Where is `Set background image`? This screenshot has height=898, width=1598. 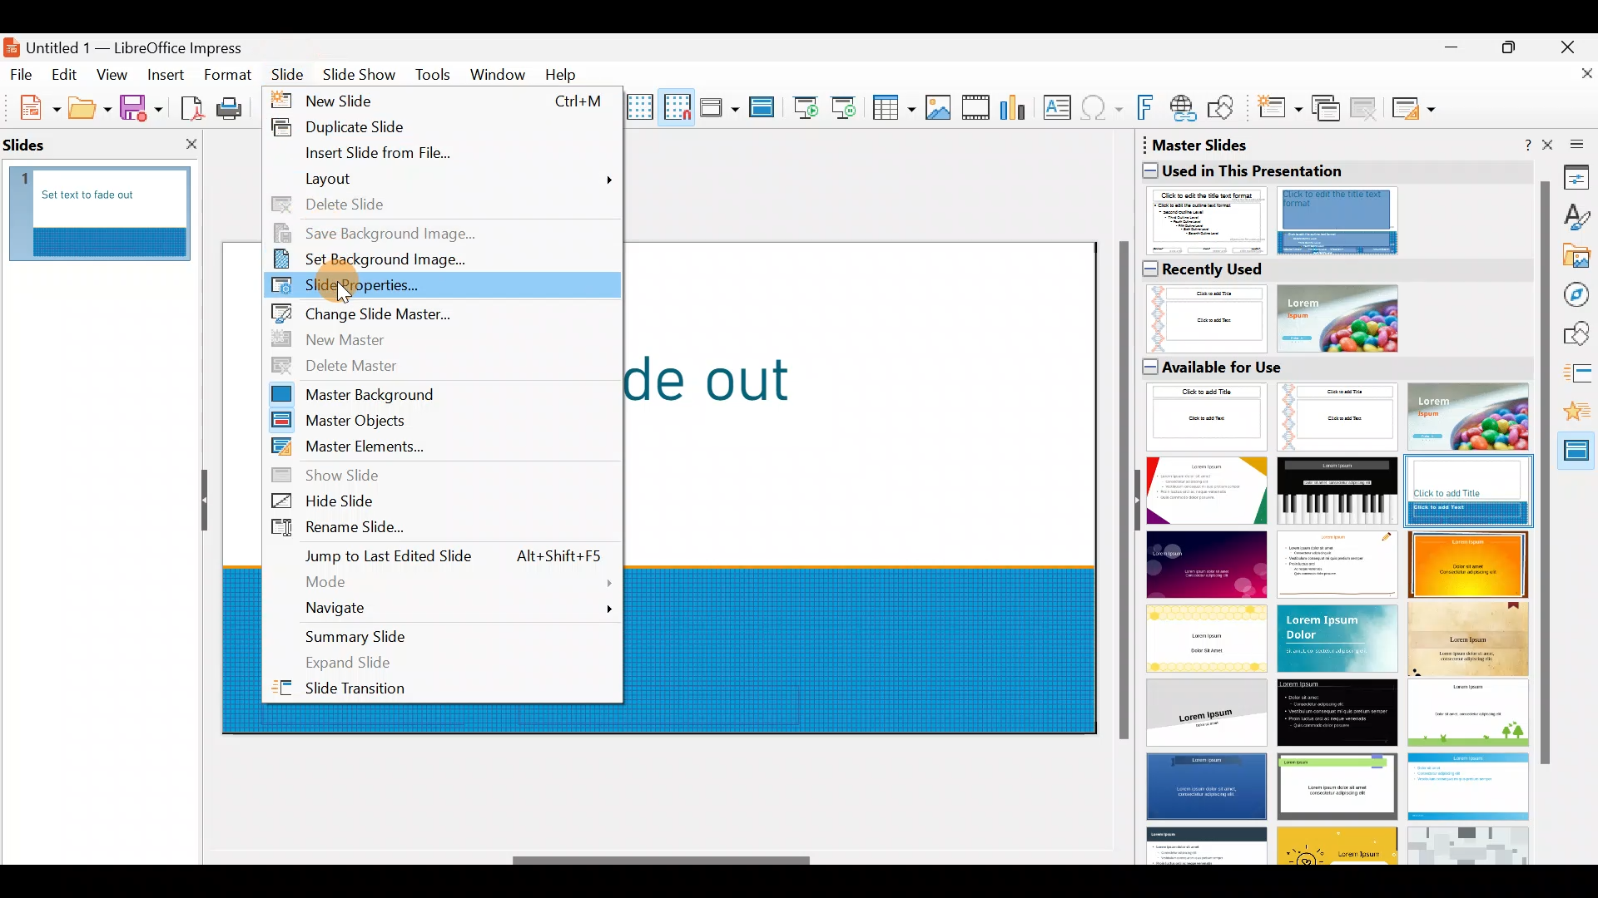
Set background image is located at coordinates (434, 262).